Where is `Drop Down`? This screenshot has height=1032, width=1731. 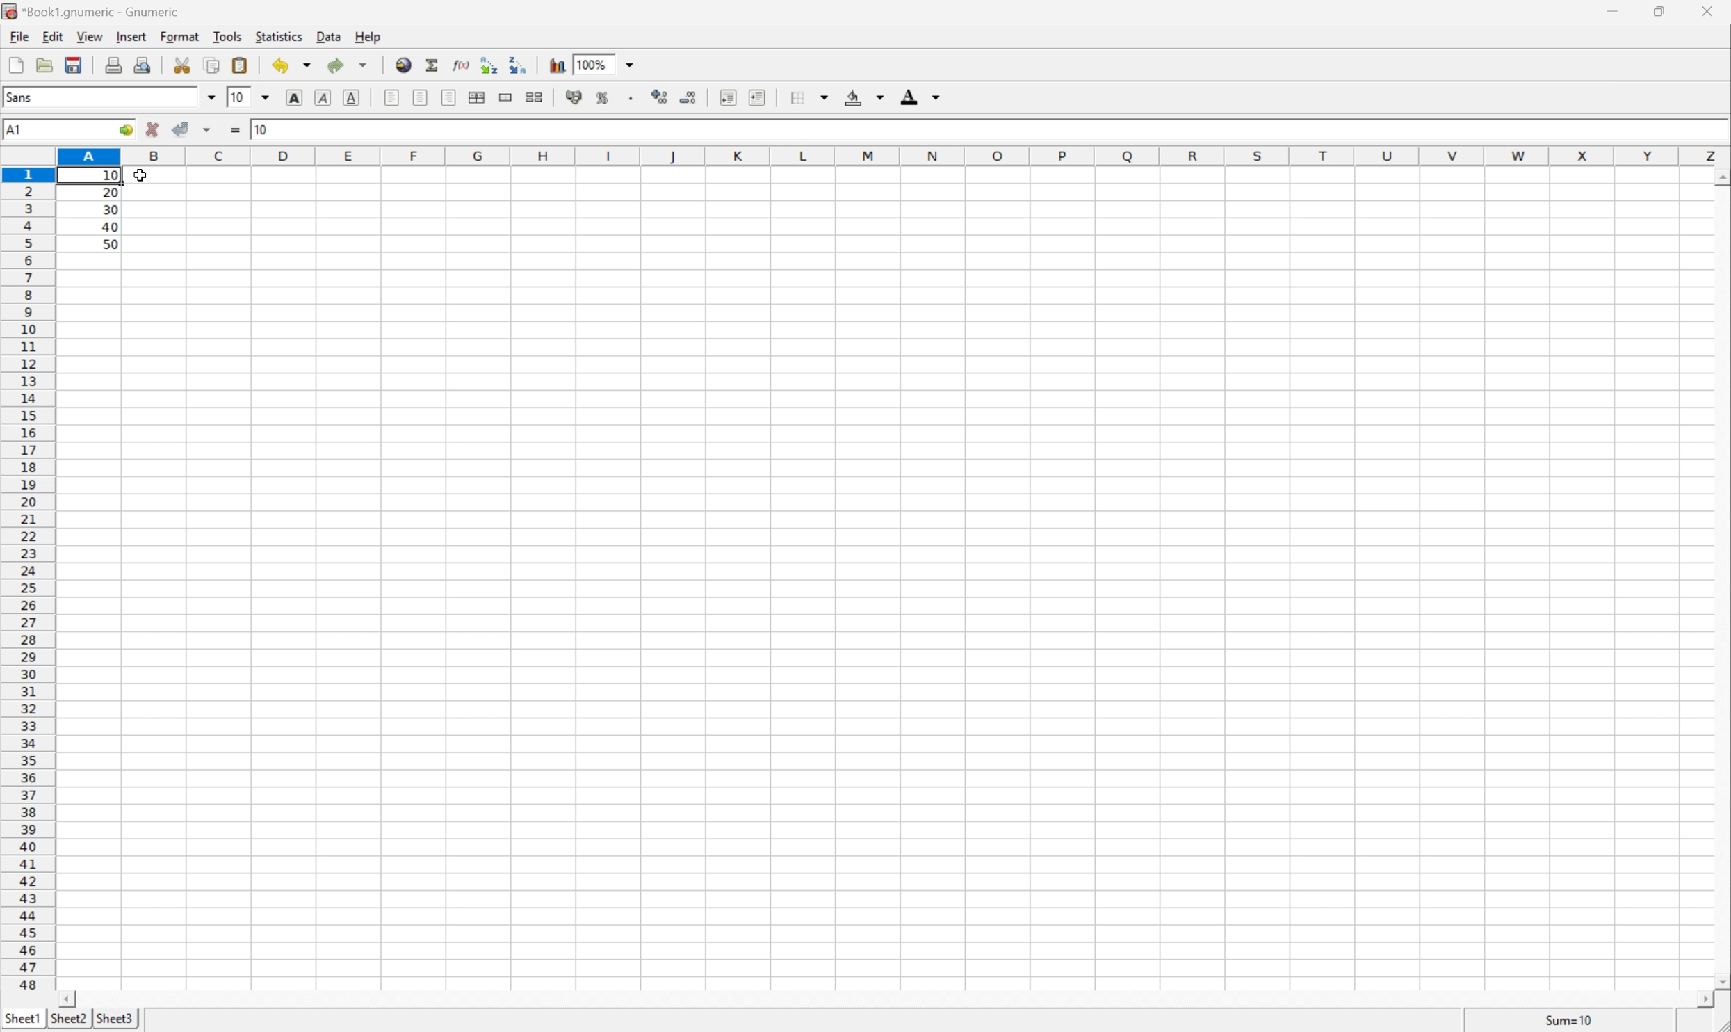 Drop Down is located at coordinates (210, 97).